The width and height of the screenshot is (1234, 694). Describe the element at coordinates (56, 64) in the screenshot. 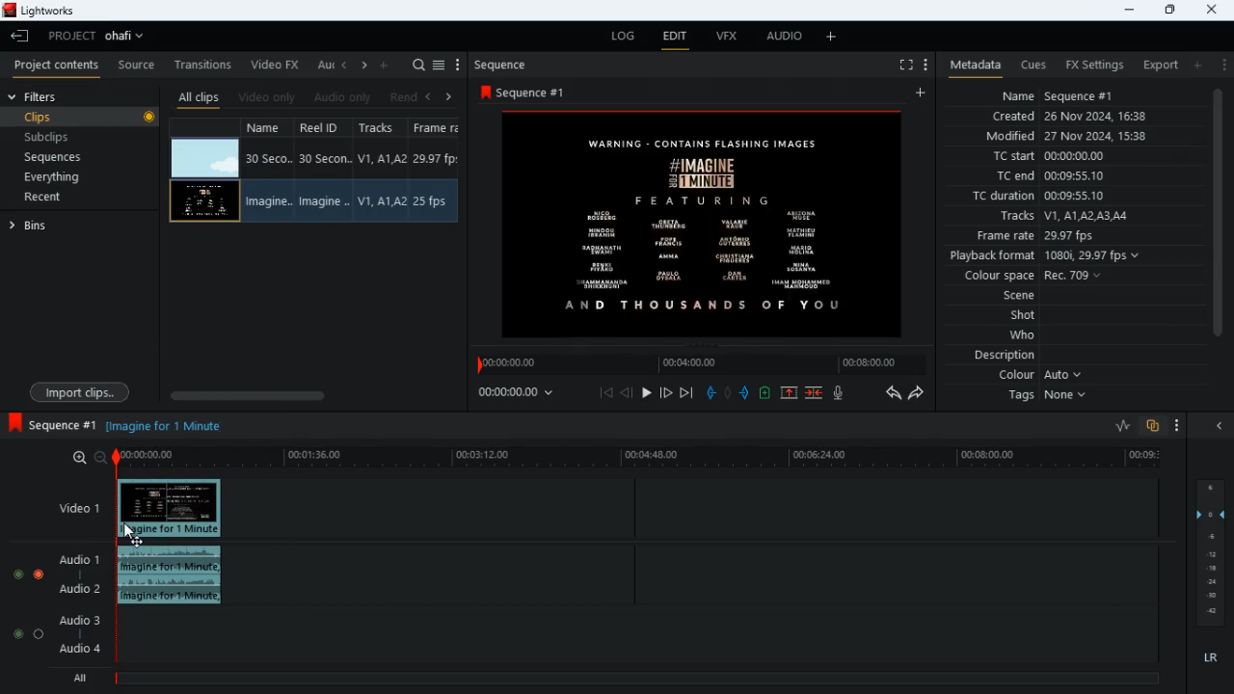

I see `project contents` at that location.